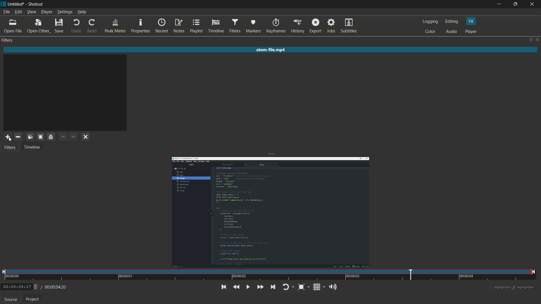 The width and height of the screenshot is (541, 304). What do you see at coordinates (7, 137) in the screenshot?
I see `add filter` at bounding box center [7, 137].